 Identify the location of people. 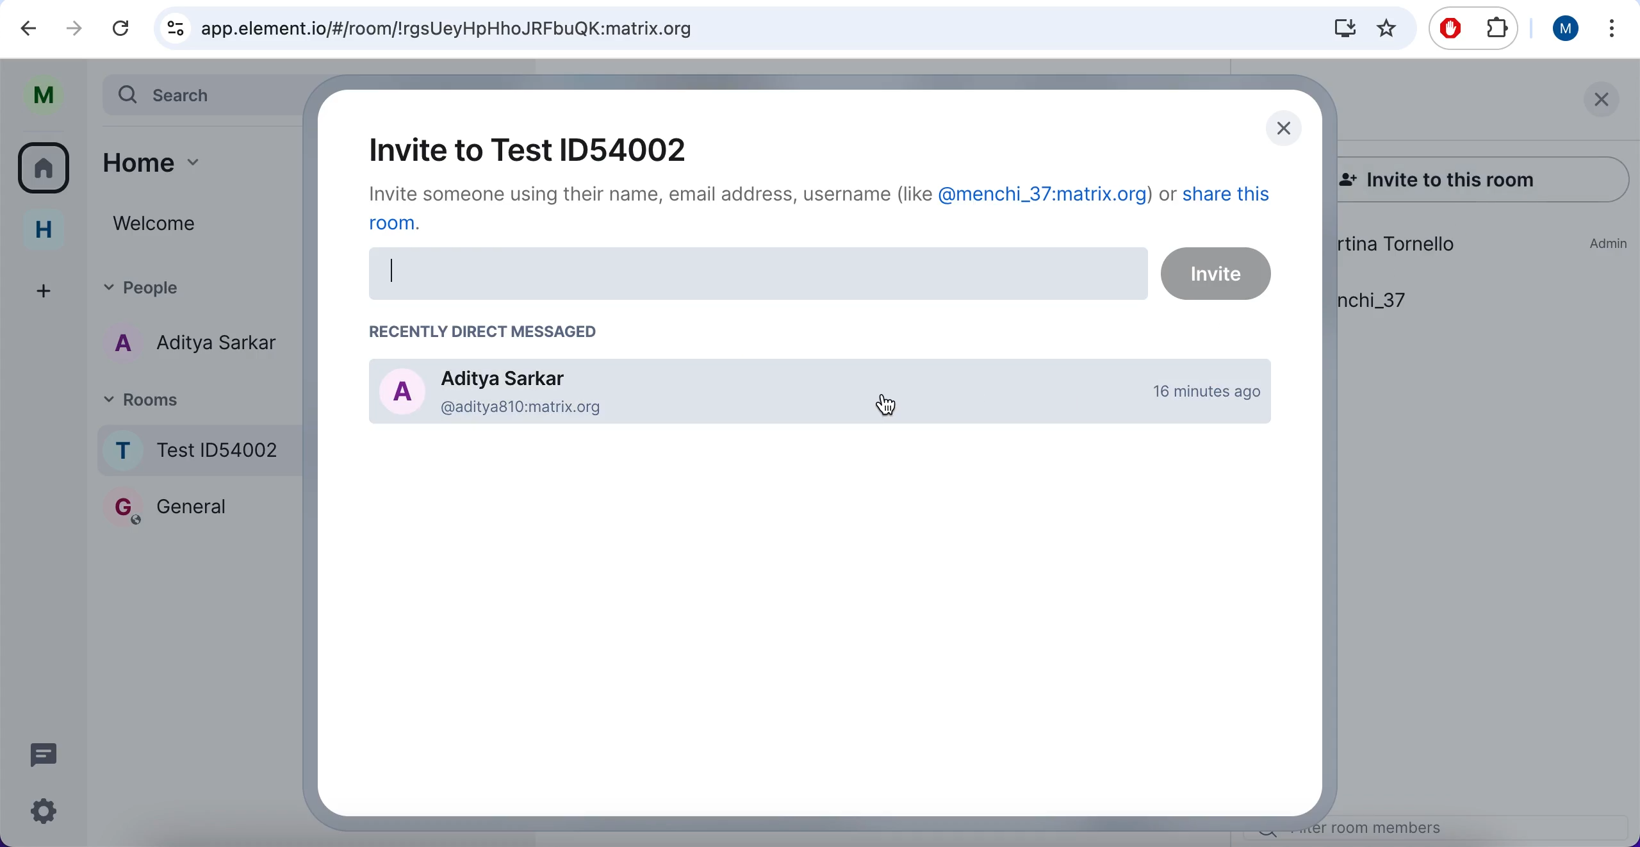
(199, 282).